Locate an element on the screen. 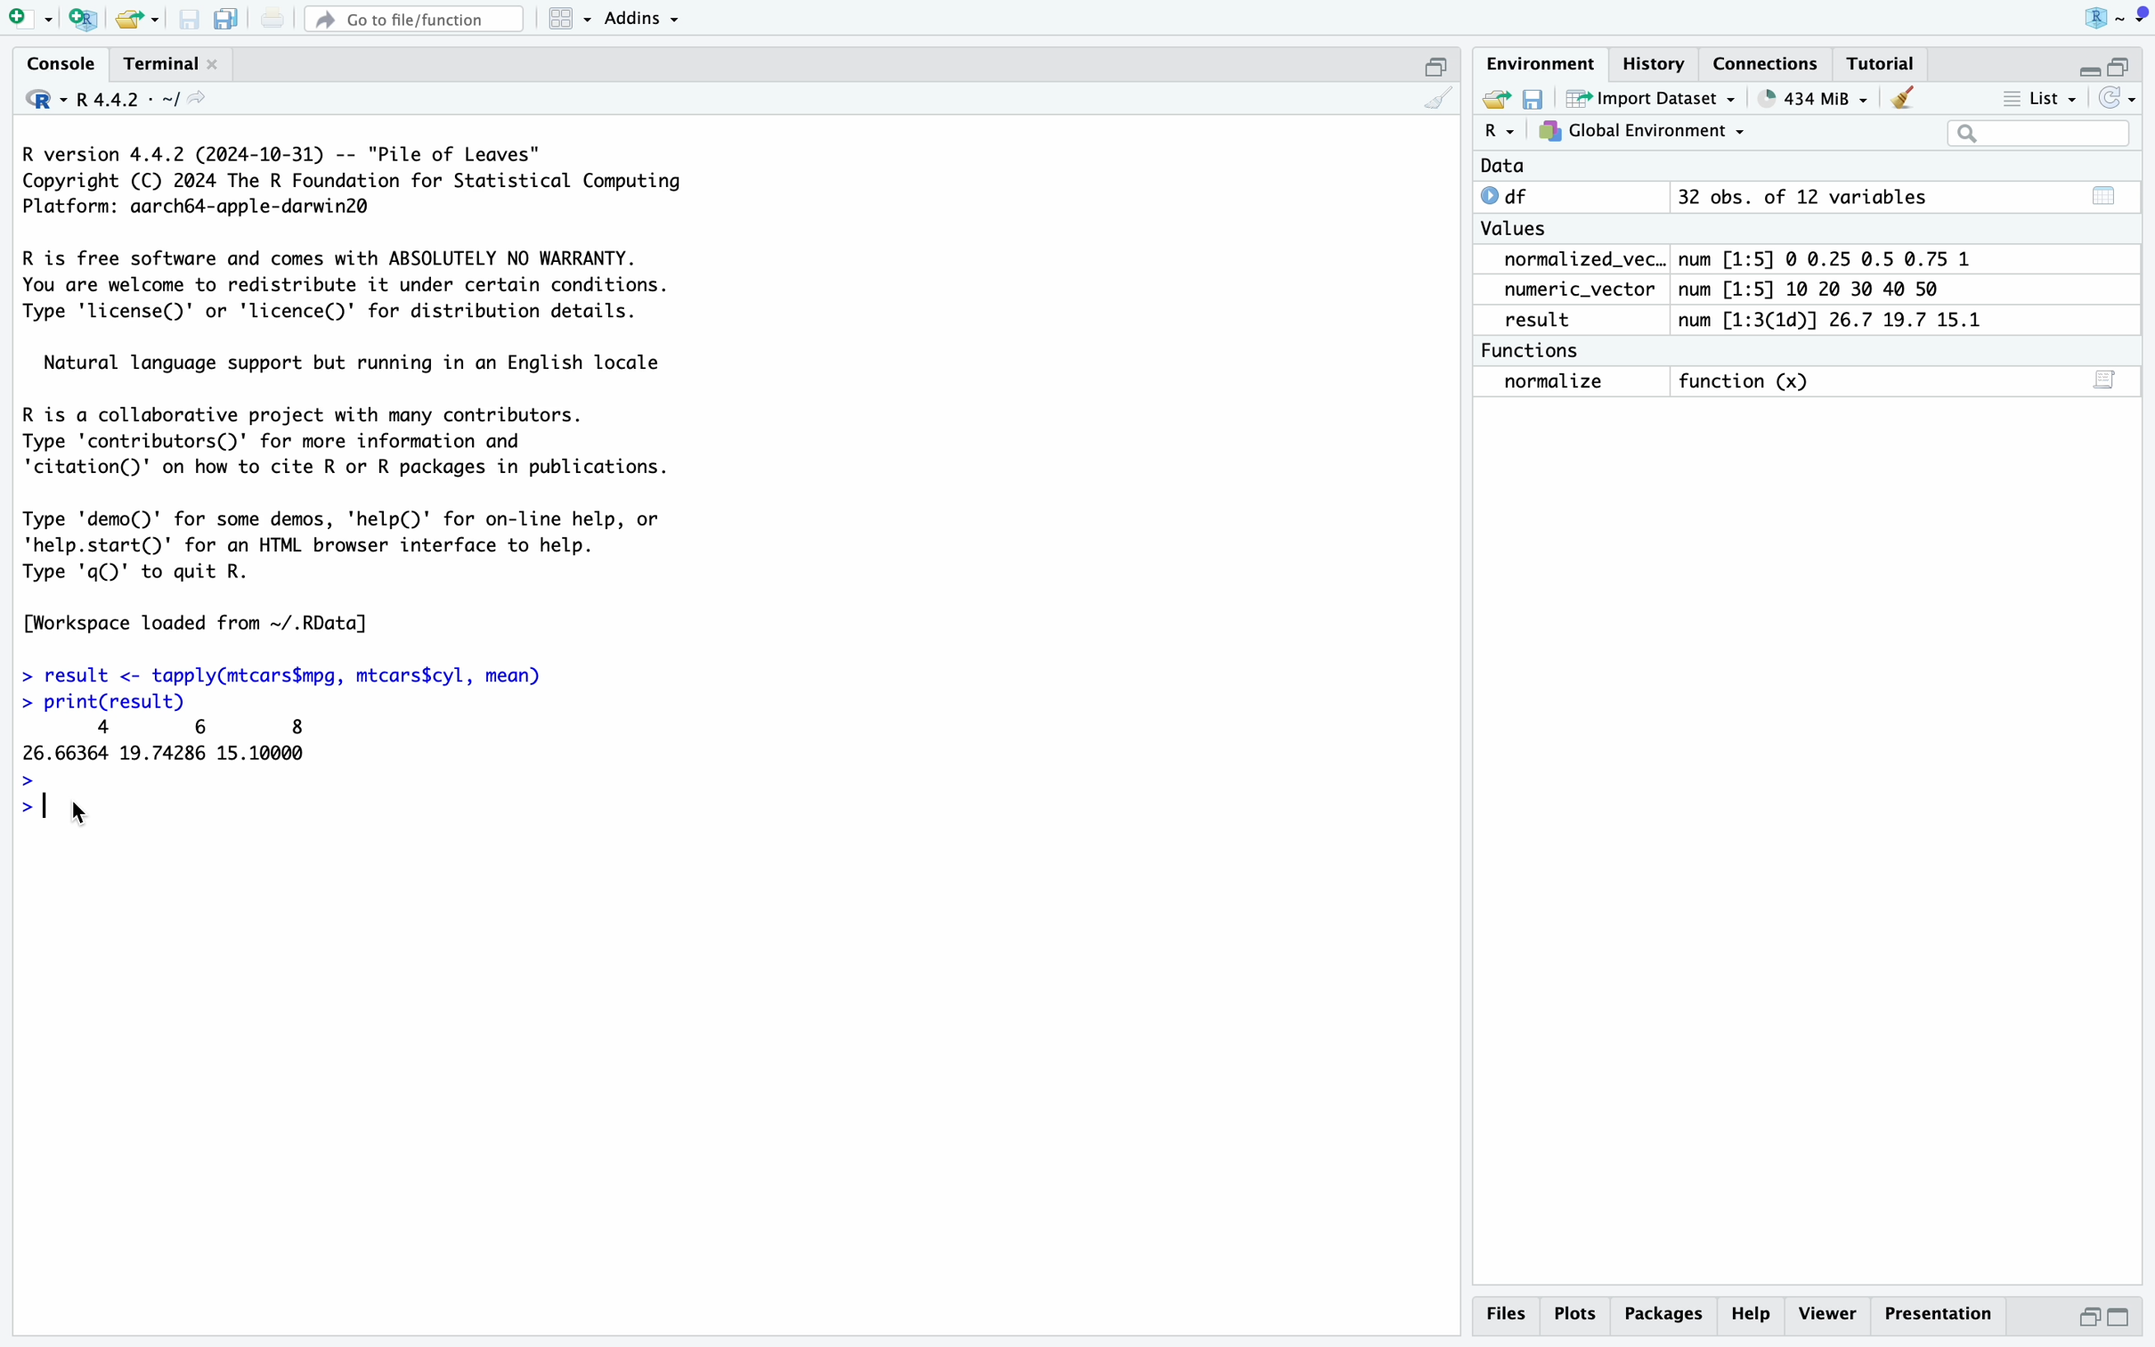  Create a project is located at coordinates (82, 19).